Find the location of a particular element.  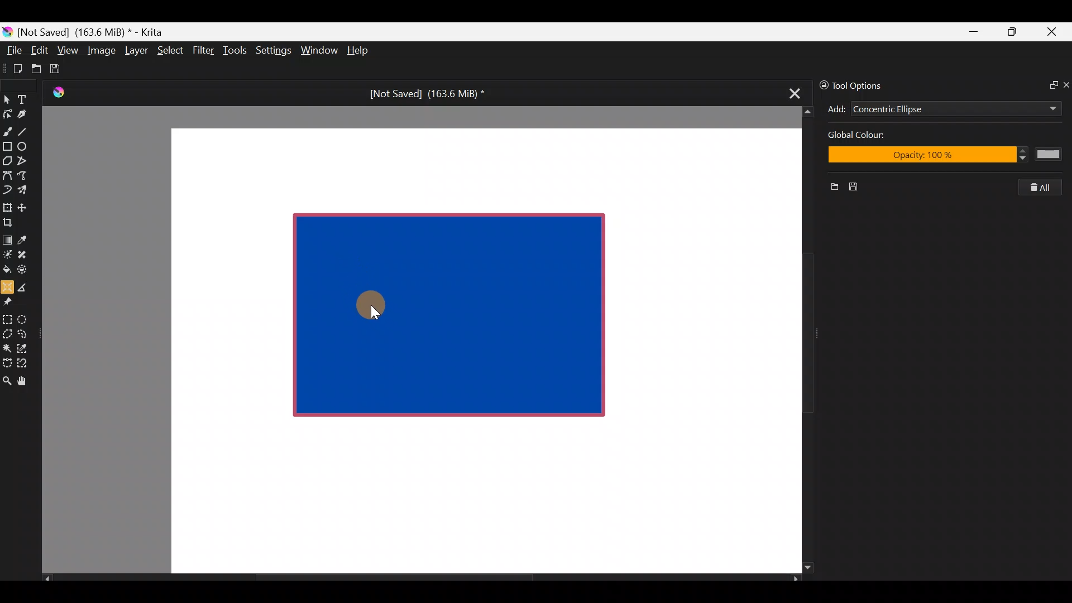

Freehand selection tool is located at coordinates (25, 333).